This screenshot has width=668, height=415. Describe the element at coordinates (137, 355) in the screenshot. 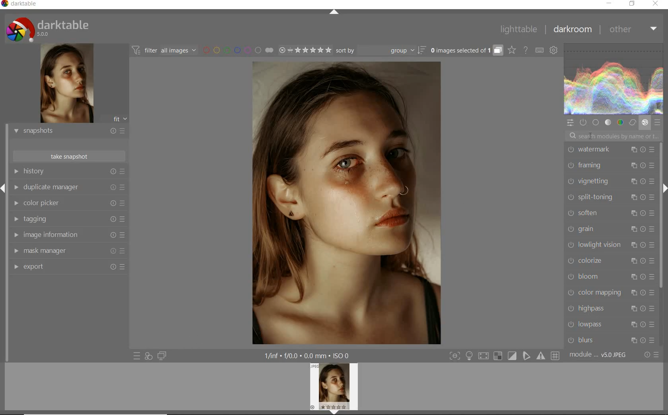

I see `quick access to presets` at that location.